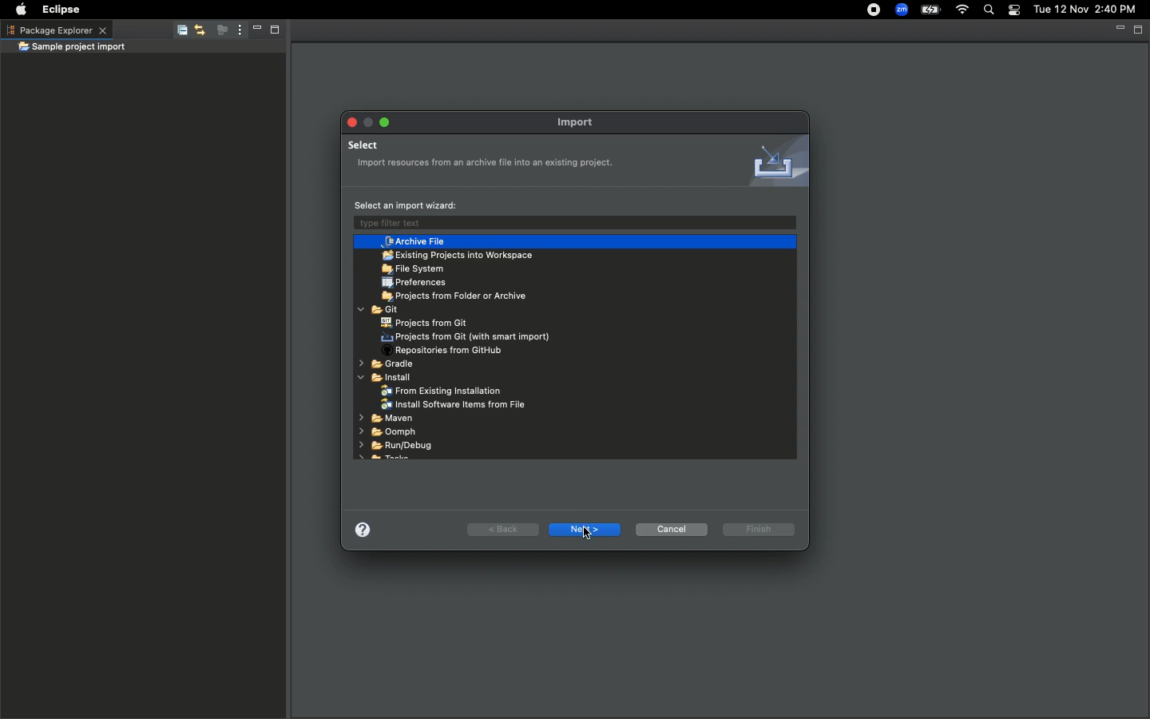 The height and width of the screenshot is (719, 1150). Describe the element at coordinates (457, 256) in the screenshot. I see `Existing projects into workspace` at that location.